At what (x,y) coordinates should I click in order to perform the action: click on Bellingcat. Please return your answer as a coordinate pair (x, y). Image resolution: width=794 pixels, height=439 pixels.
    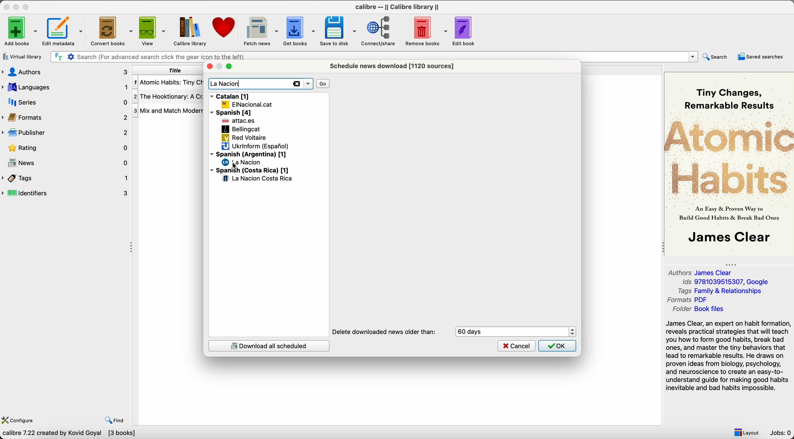
    Looking at the image, I should click on (241, 129).